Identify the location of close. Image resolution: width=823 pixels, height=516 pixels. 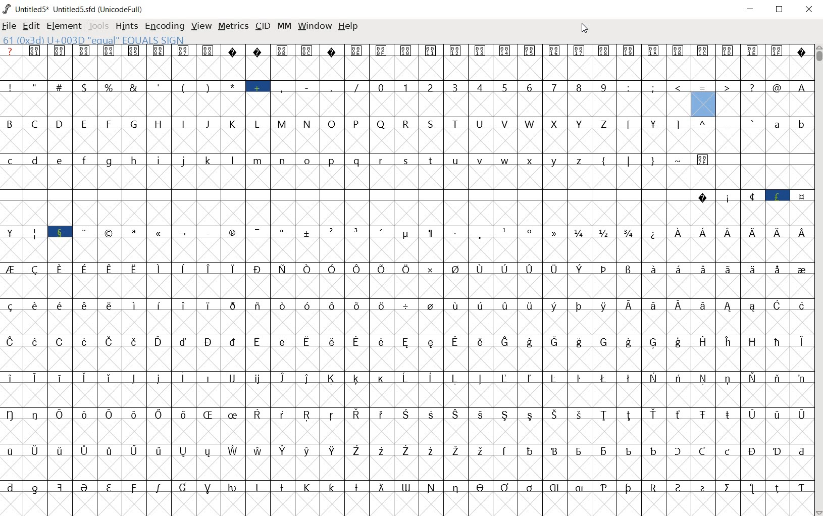
(809, 10).